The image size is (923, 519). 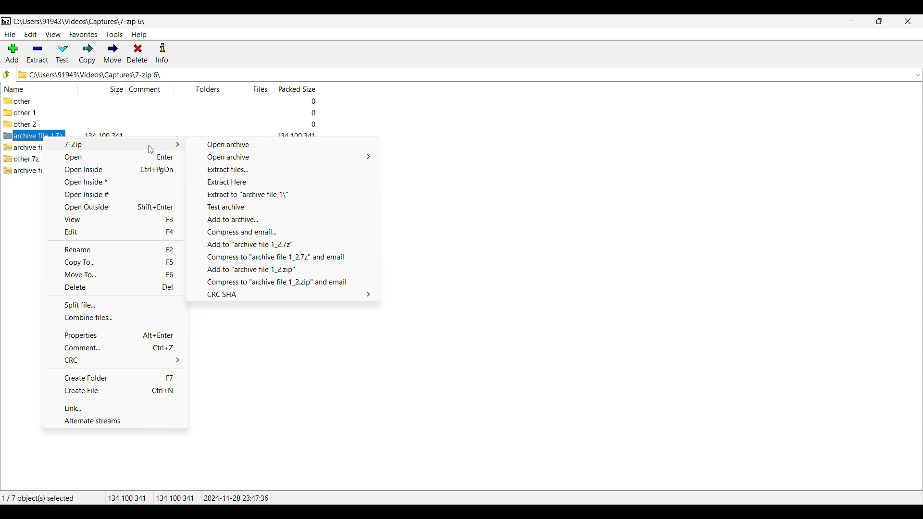 I want to click on 7-Zip, so click(x=114, y=144).